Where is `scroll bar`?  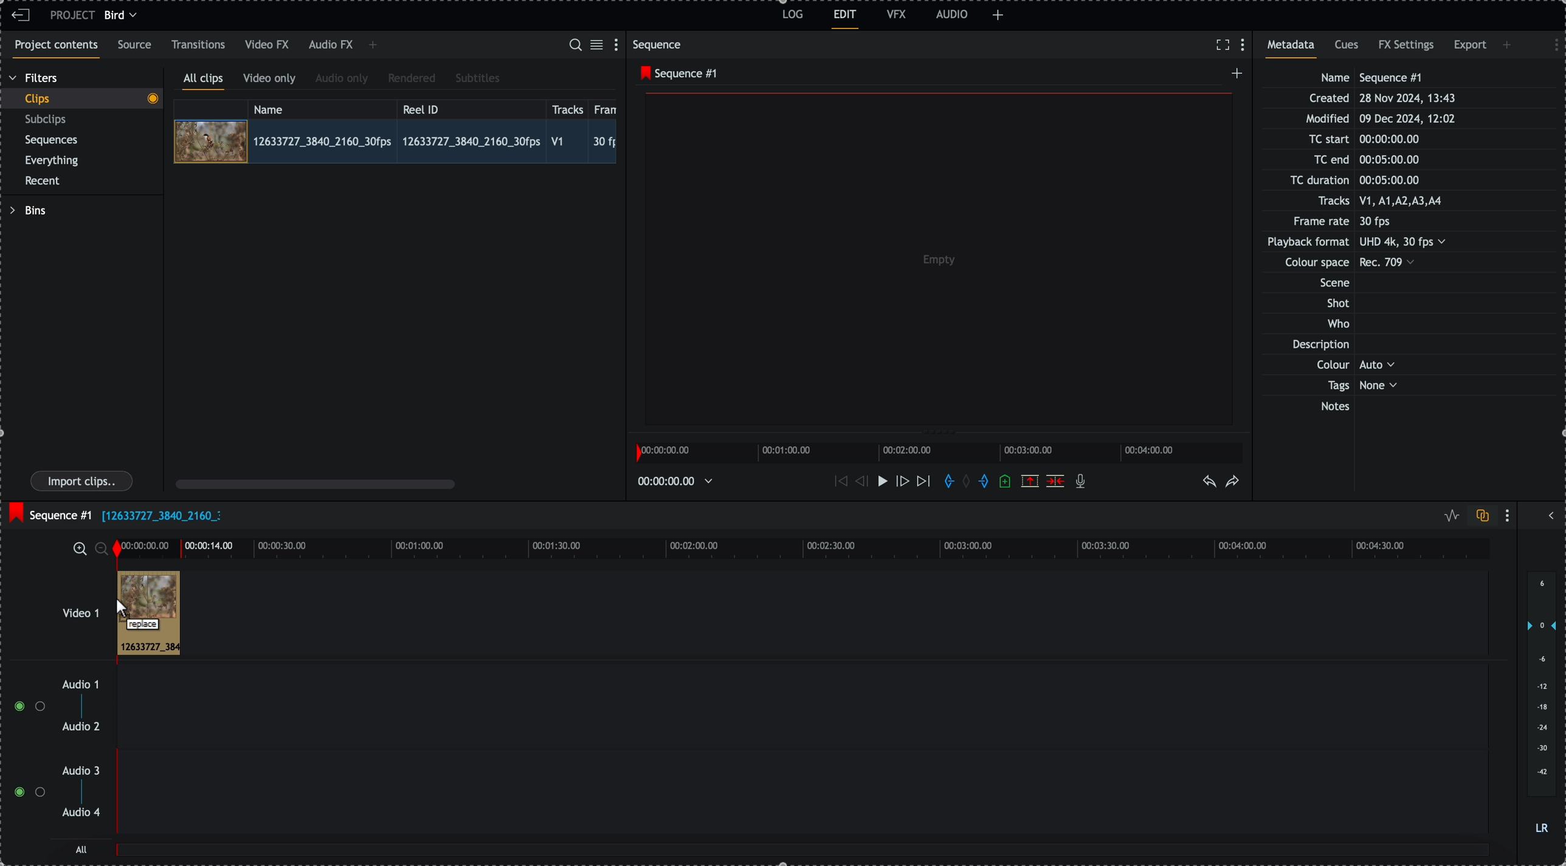 scroll bar is located at coordinates (316, 483).